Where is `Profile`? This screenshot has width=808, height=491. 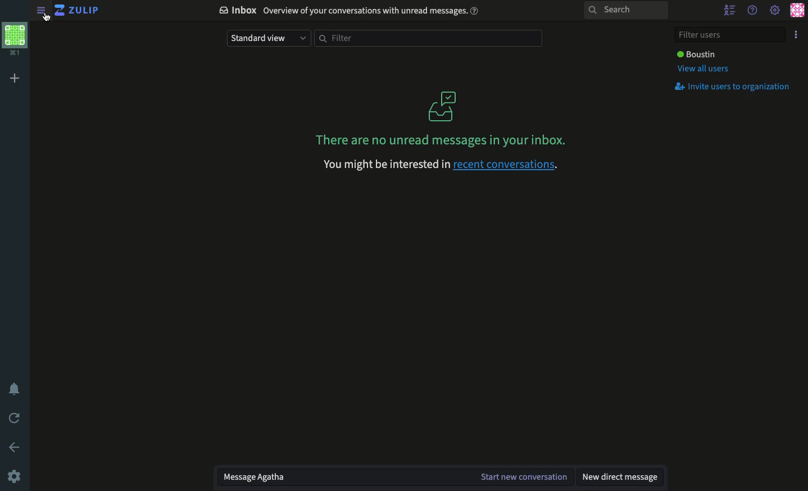 Profile is located at coordinates (799, 12).